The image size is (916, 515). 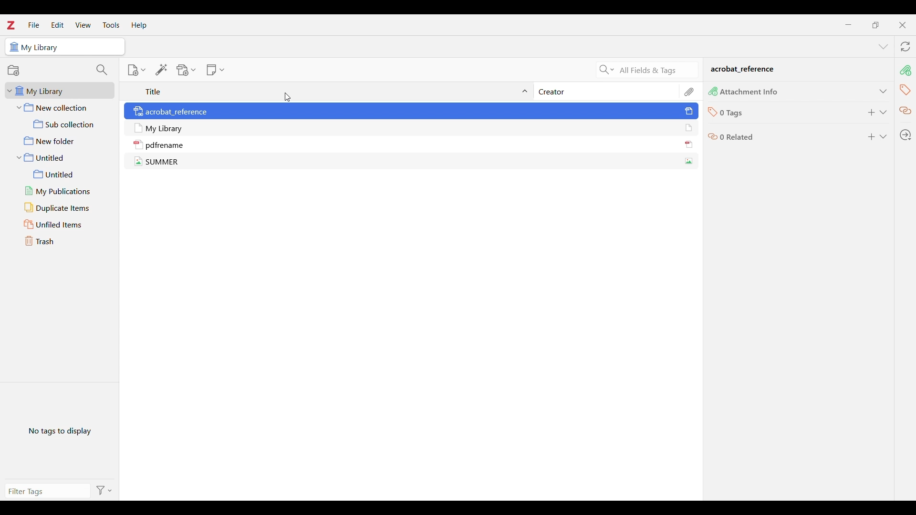 What do you see at coordinates (138, 112) in the screenshot?
I see `icon` at bounding box center [138, 112].